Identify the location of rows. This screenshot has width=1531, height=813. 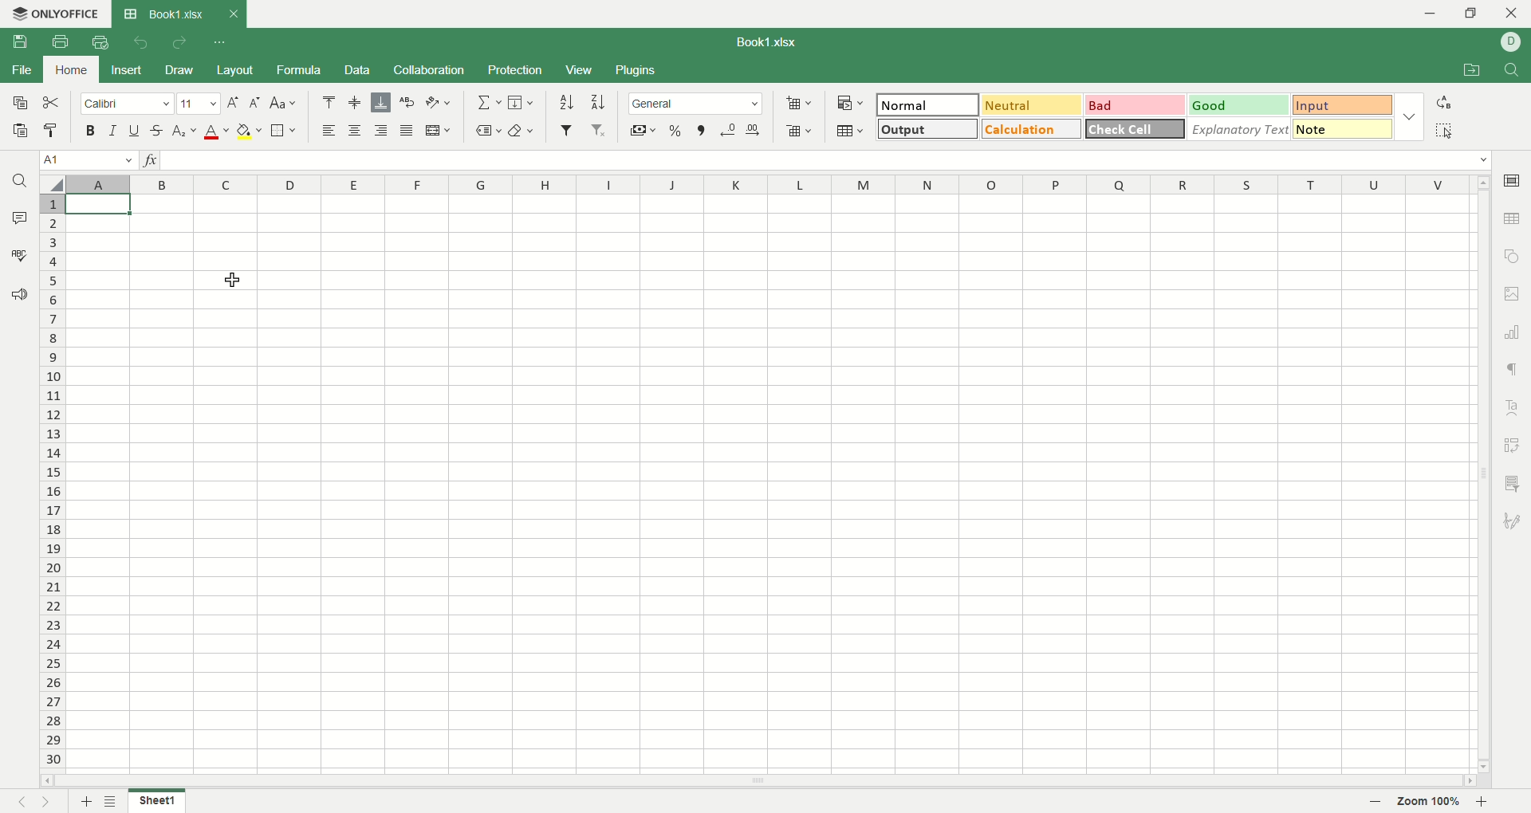
(49, 485).